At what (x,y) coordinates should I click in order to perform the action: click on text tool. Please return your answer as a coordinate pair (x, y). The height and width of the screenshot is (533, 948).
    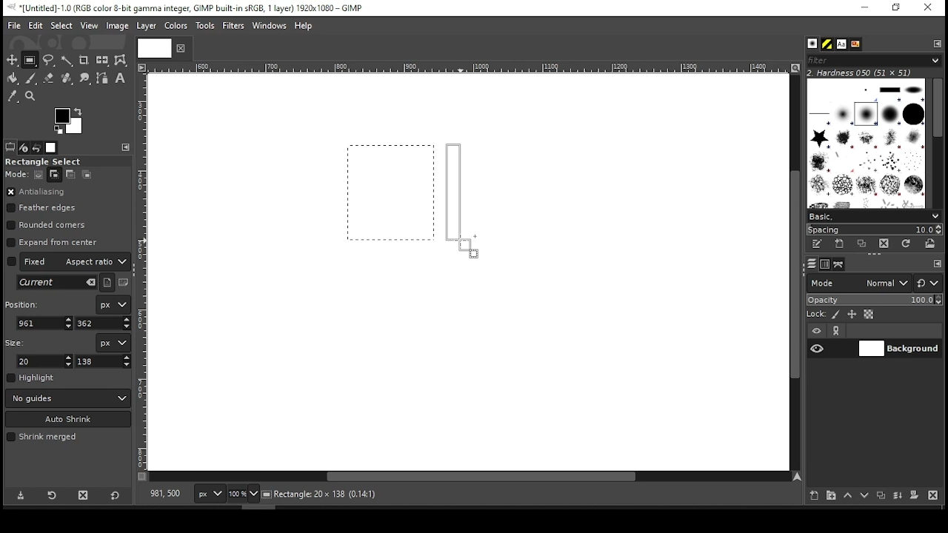
    Looking at the image, I should click on (120, 79).